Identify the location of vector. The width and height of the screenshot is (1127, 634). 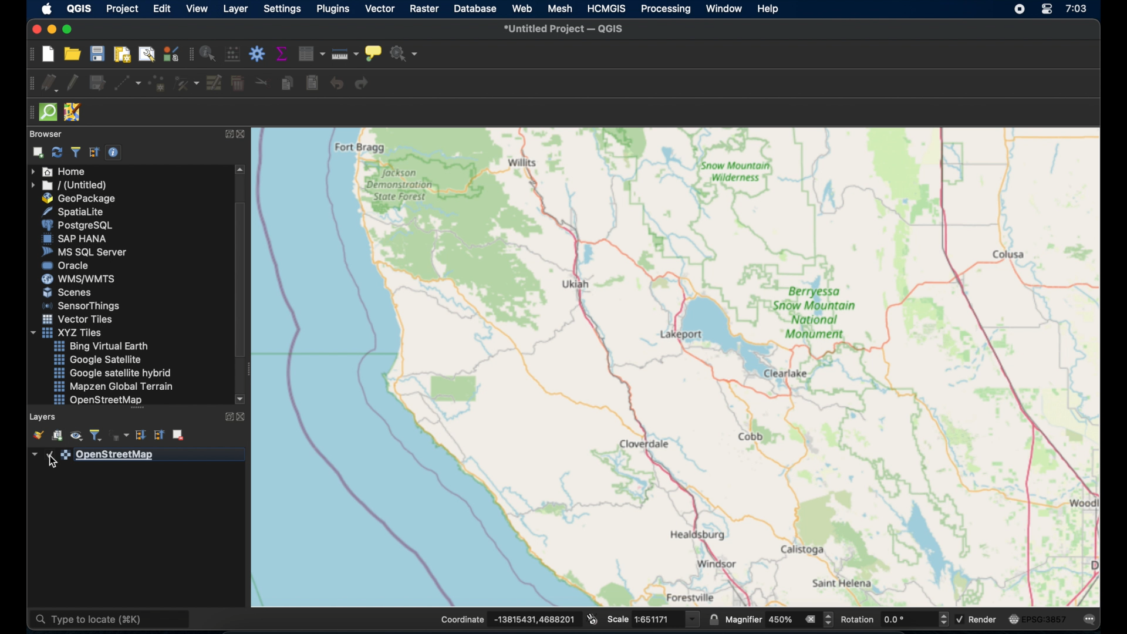
(381, 10).